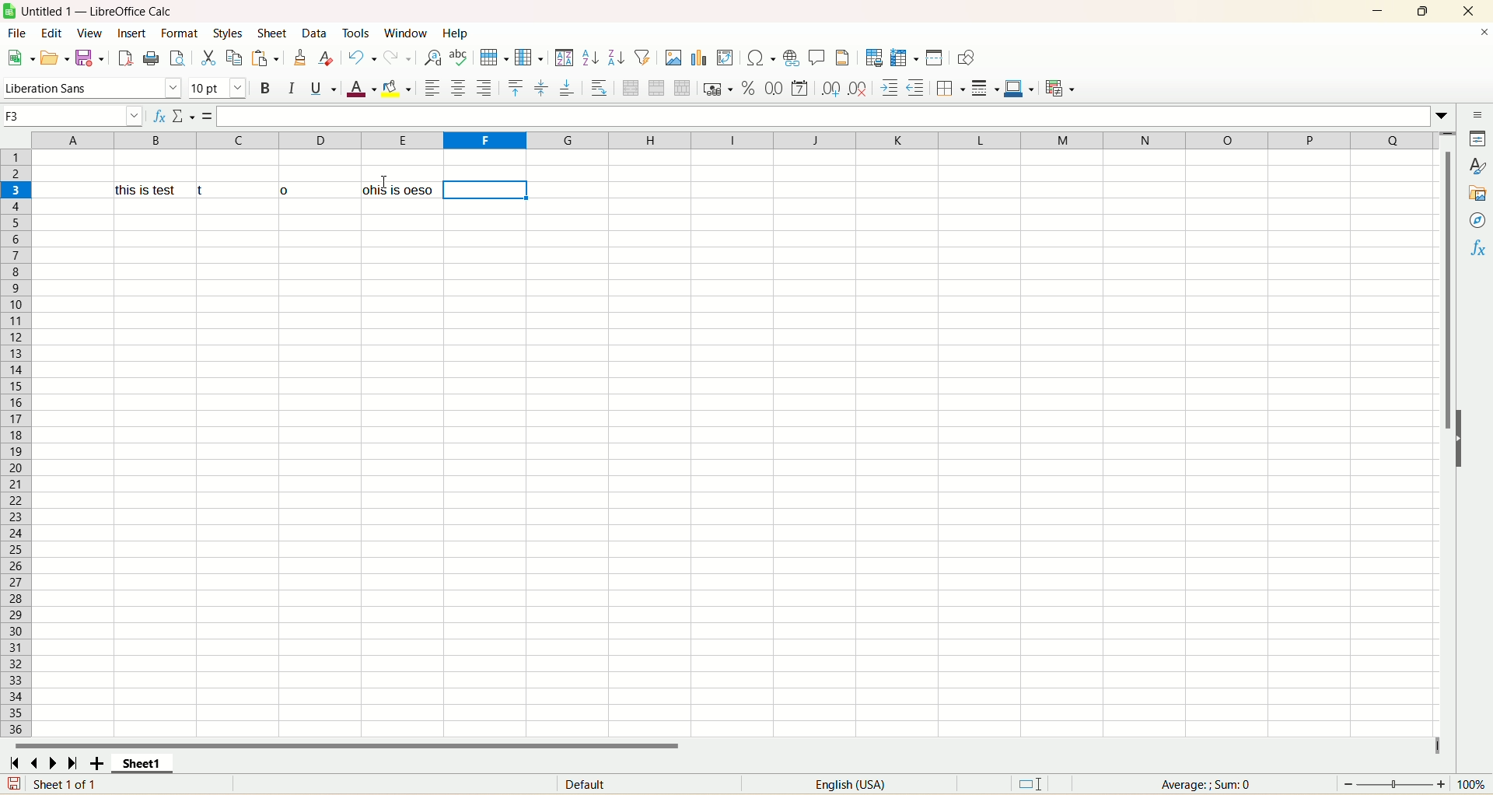 Image resolution: width=1493 pixels, height=795 pixels. I want to click on insert, so click(130, 33).